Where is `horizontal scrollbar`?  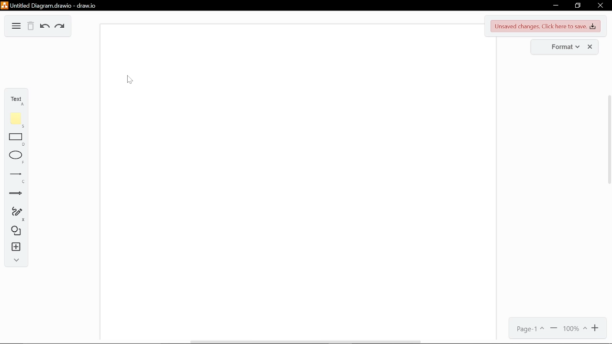
horizontal scrollbar is located at coordinates (305, 342).